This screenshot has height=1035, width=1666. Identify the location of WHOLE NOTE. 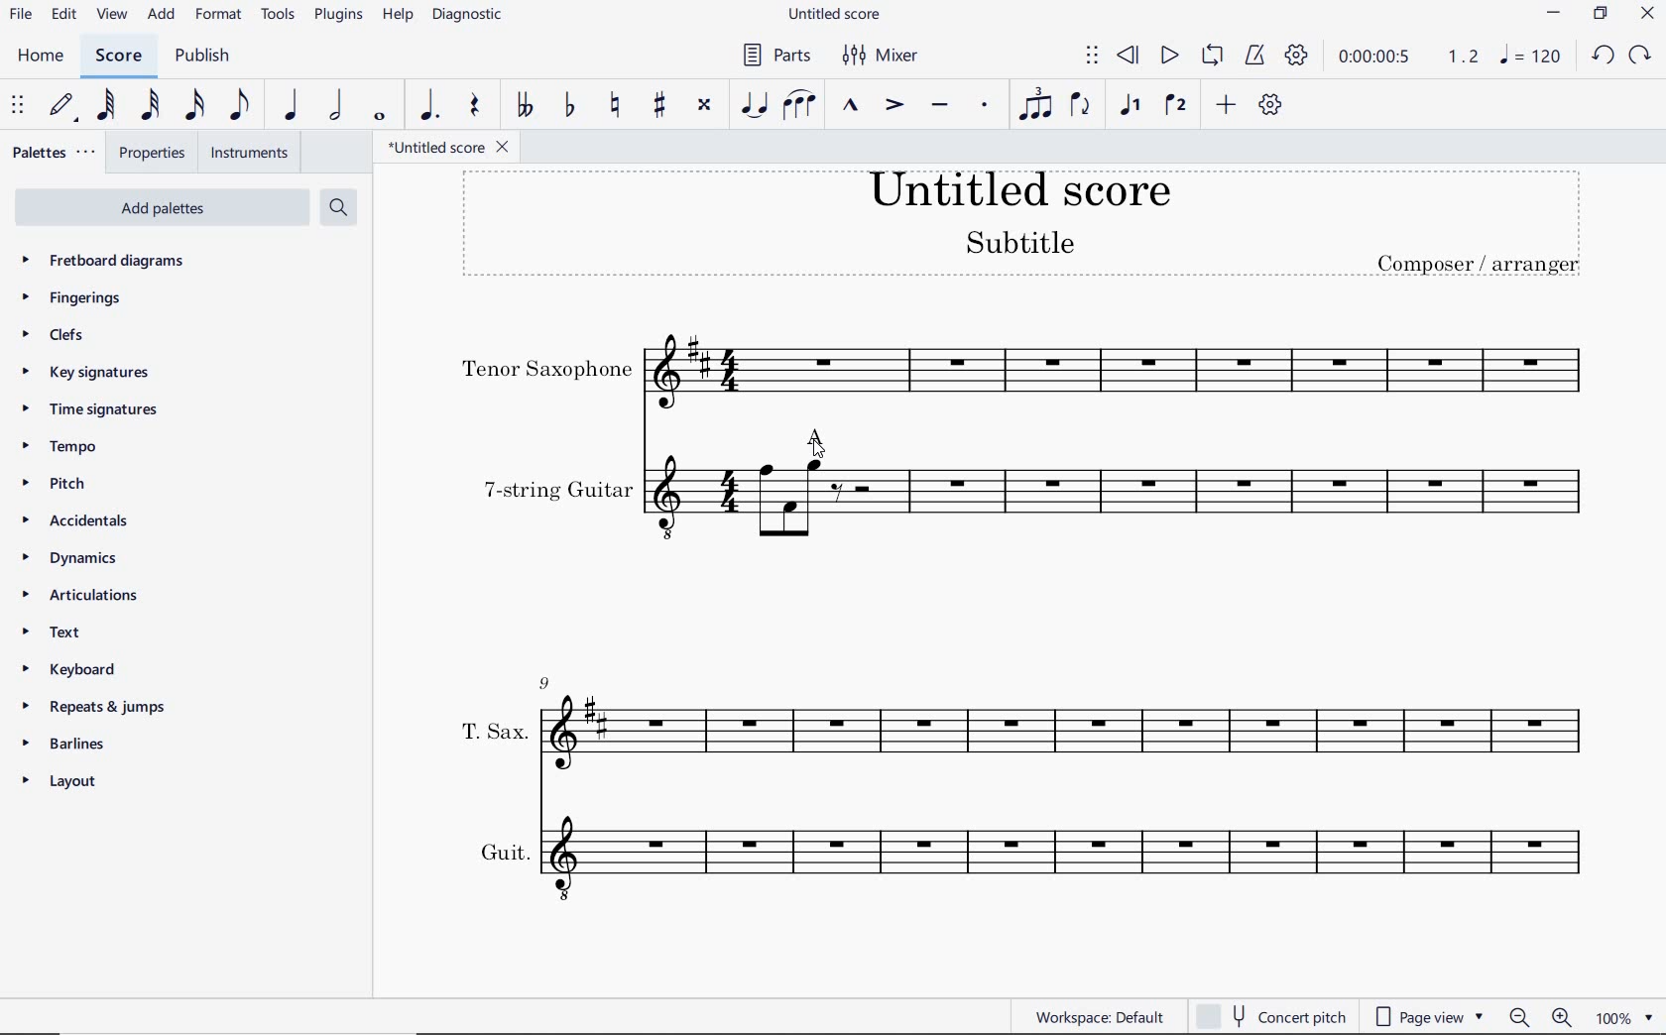
(378, 119).